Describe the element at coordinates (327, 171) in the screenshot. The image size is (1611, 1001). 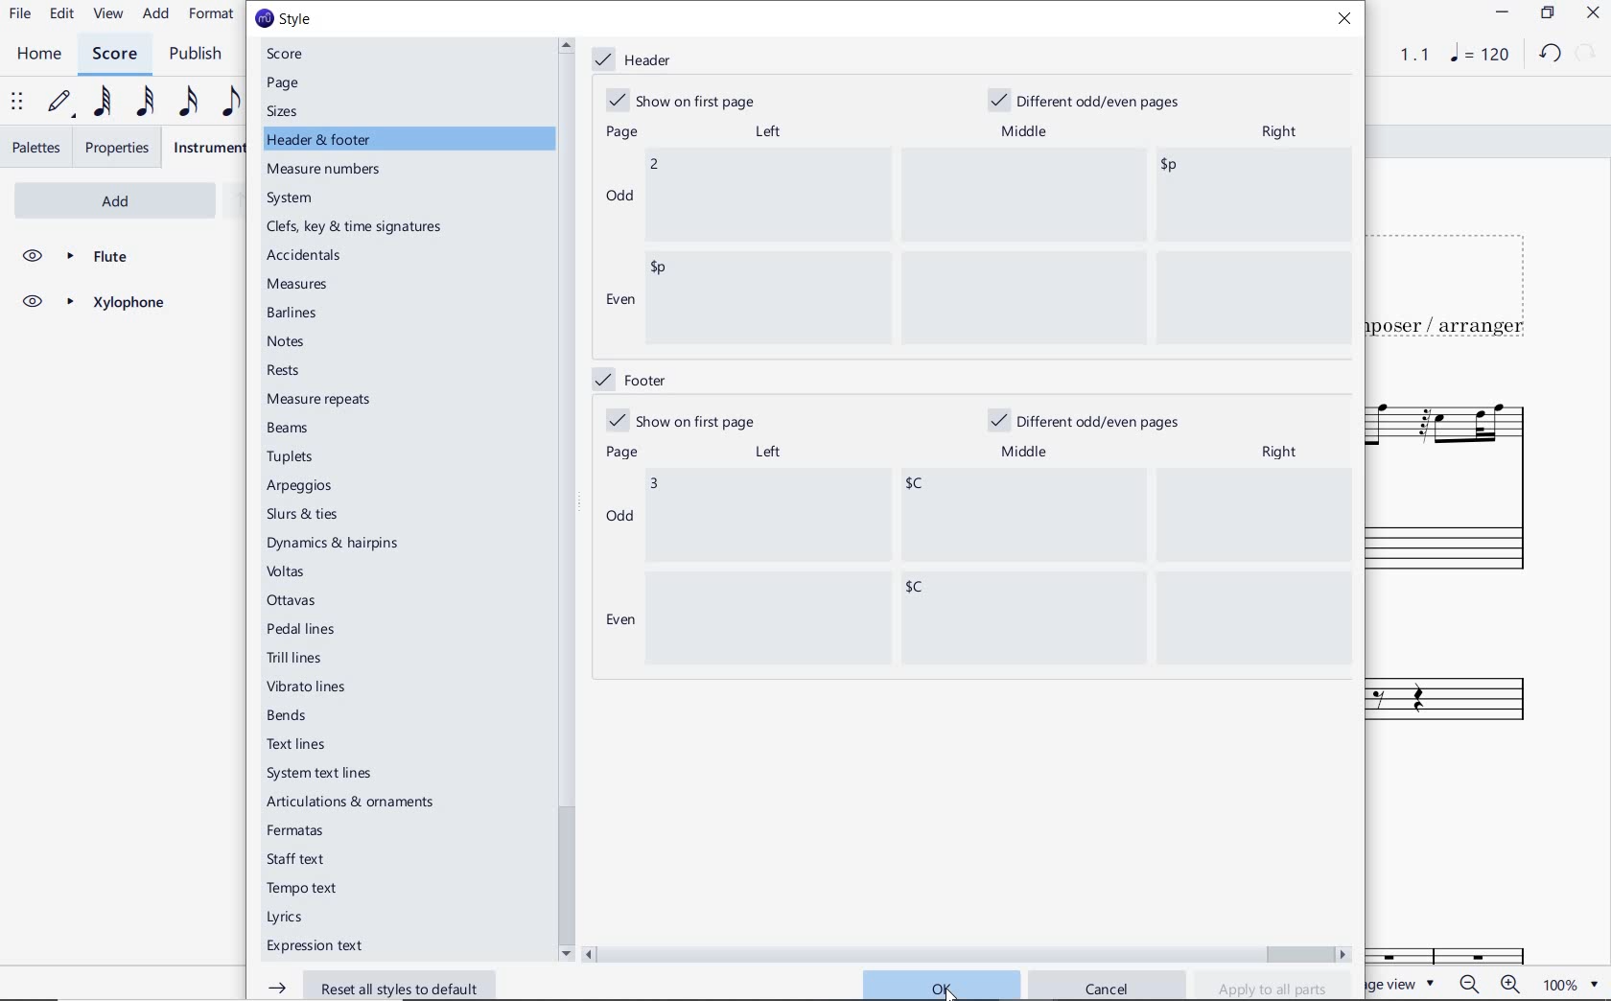
I see `measure numbers` at that location.